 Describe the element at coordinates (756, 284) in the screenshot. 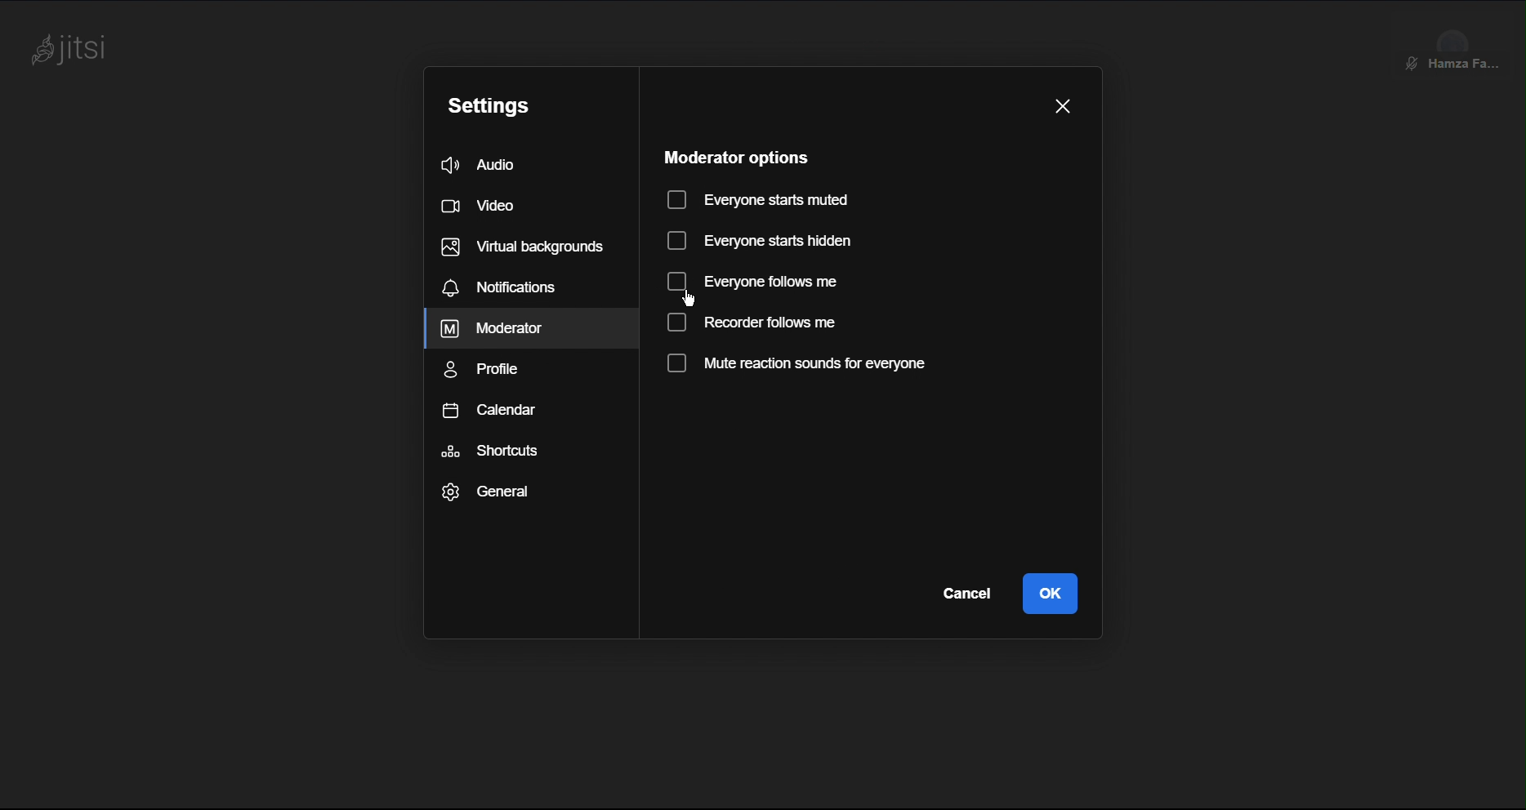

I see `Everyone follows me ` at that location.